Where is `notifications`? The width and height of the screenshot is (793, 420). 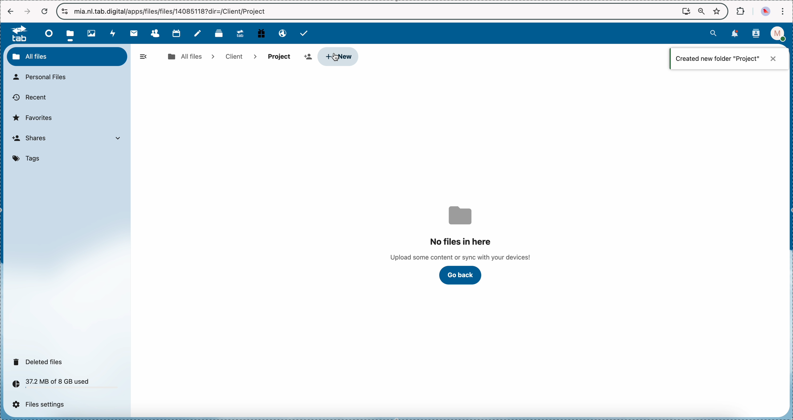 notifications is located at coordinates (734, 34).